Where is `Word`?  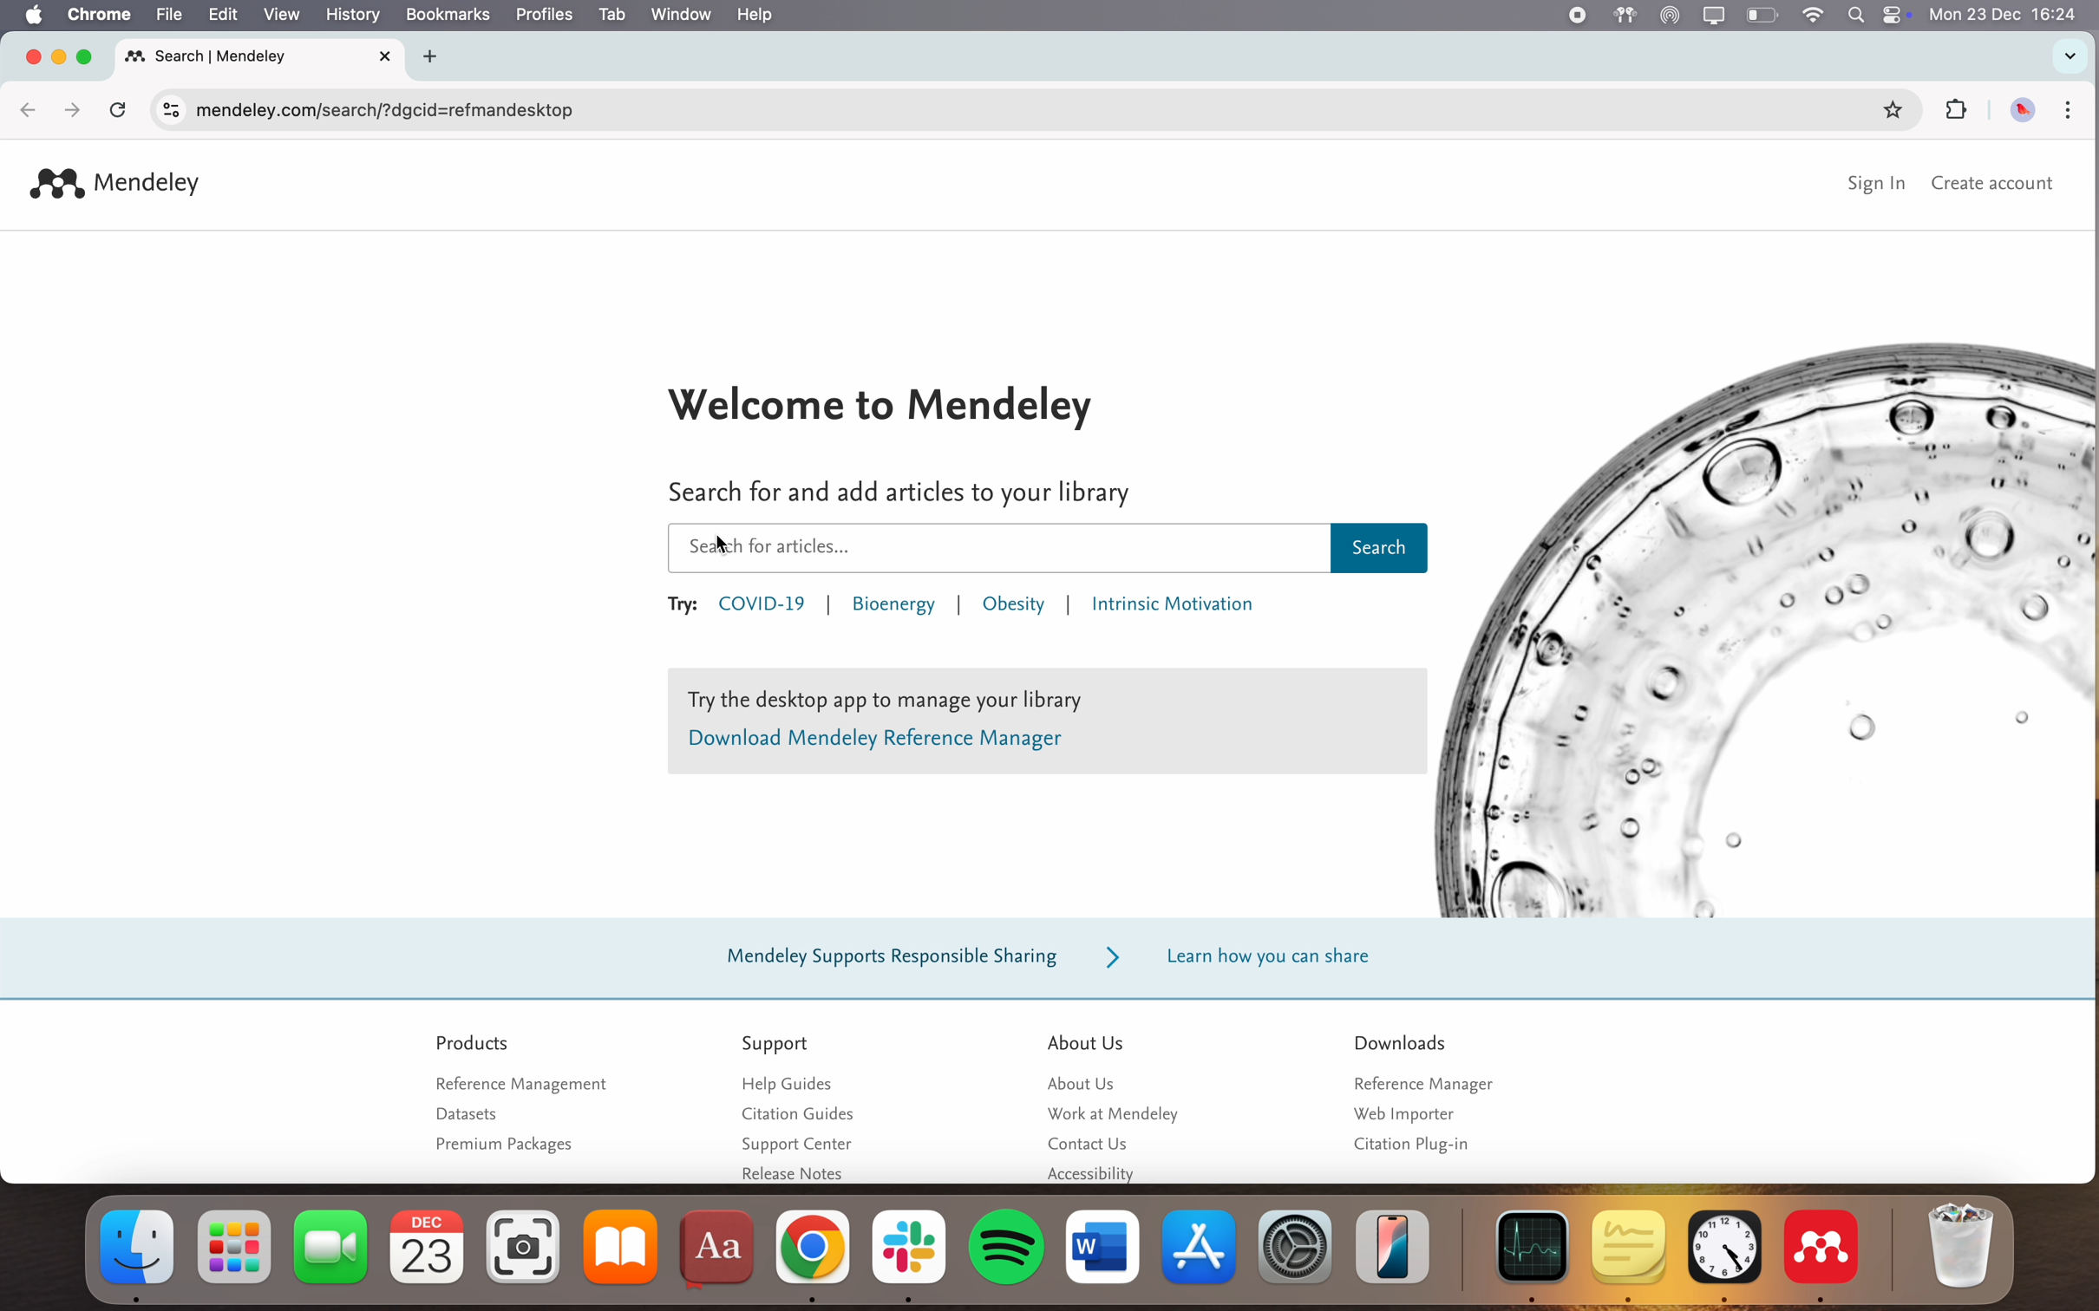
Word is located at coordinates (1102, 1247).